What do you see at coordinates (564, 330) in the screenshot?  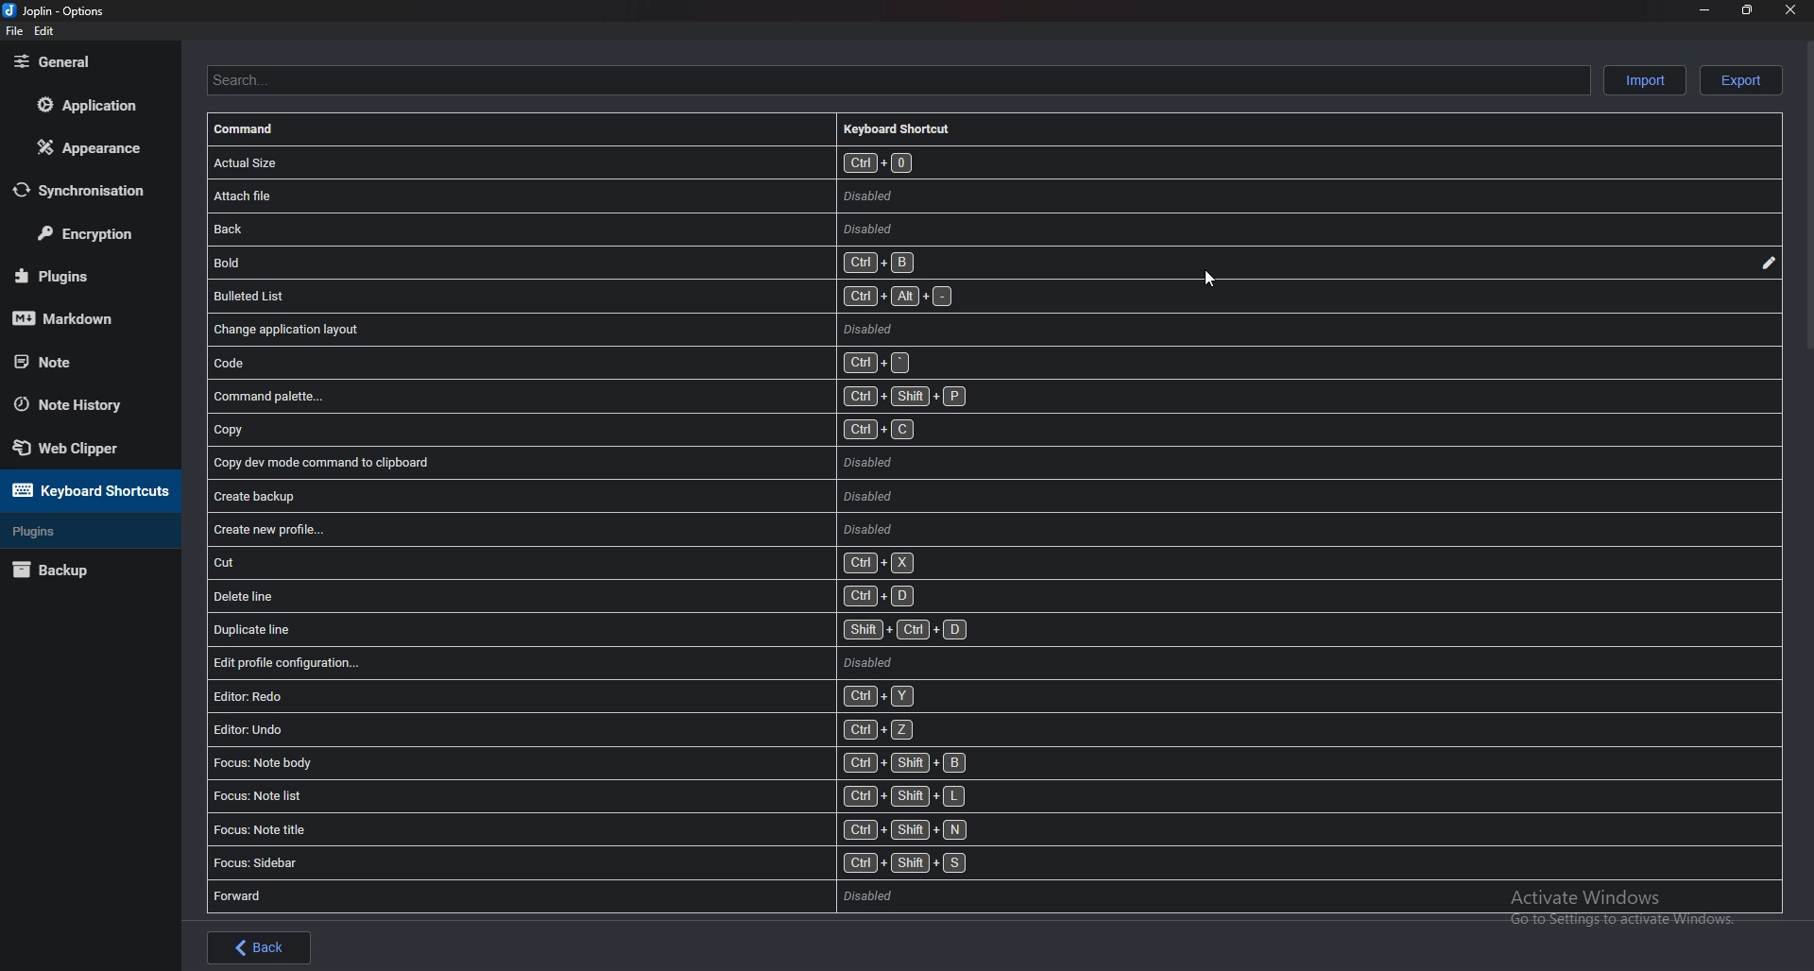 I see `change Application layout` at bounding box center [564, 330].